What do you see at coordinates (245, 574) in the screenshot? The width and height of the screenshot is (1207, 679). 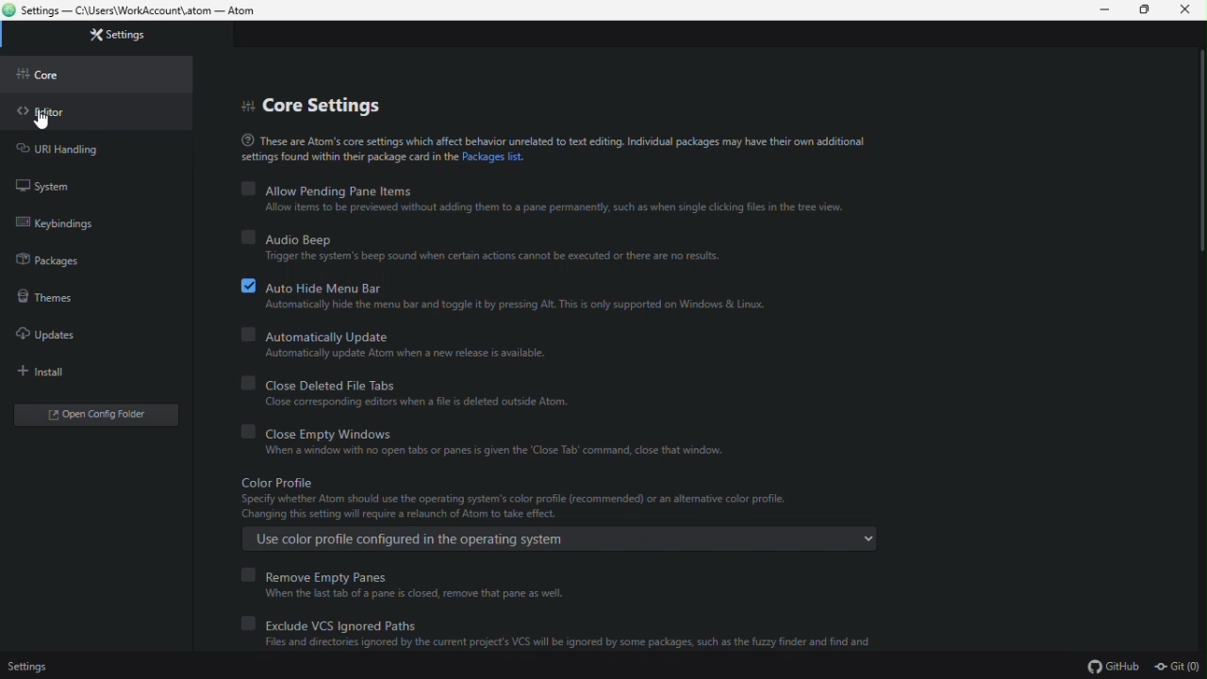 I see `off` at bounding box center [245, 574].